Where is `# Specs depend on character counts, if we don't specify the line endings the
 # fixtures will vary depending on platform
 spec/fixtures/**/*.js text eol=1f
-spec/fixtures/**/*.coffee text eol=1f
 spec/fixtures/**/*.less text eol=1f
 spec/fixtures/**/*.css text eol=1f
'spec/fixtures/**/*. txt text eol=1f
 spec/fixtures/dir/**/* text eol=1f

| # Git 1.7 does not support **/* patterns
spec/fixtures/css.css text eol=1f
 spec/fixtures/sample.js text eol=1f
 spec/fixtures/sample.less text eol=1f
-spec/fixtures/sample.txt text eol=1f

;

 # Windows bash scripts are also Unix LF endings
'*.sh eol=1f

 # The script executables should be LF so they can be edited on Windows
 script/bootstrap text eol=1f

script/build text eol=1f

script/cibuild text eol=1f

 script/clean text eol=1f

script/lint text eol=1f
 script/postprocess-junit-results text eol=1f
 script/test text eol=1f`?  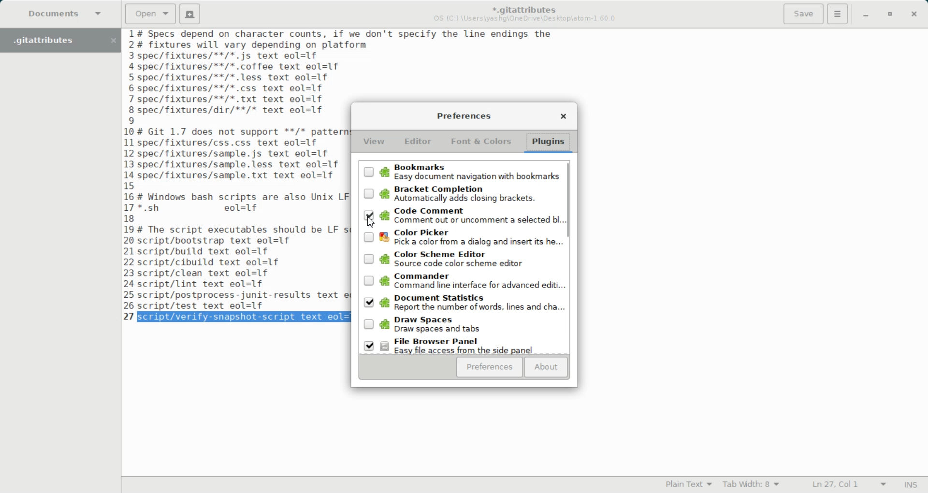
# Specs depend on character counts, if we don't specify the line endings the
 # fixtures will vary depending on platform
 spec/fixtures/**/*.js text eol=1f
-spec/fixtures/**/*.coffee text eol=1f
 spec/fixtures/**/*.less text eol=1f
 spec/fixtures/**/*.css text eol=1f
'spec/fixtures/**/*. txt text eol=1f
 spec/fixtures/dir/**/* text eol=1f

| # Git 1.7 does not support **/* patterns
spec/fixtures/css.css text eol=1f
 spec/fixtures/sample.js text eol=1f
 spec/fixtures/sample.less text eol=1f
-spec/fixtures/sample.txt text eol=1f

;

 # Windows bash scripts are also Unix LF endings
'*.sh eol=1f

 # The script executables should be LF so they can be edited on Windows
 script/bootstrap text eol=1f

script/build text eol=1f

script/cibuild text eol=1f

 script/clean text eol=1f

script/lint text eol=1f
 script/postprocess-junit-results text eol=1f
 script/test text eol=1f is located at coordinates (243, 169).